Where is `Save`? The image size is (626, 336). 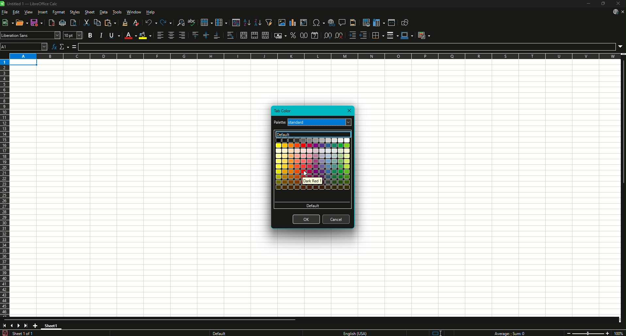
Save is located at coordinates (37, 23).